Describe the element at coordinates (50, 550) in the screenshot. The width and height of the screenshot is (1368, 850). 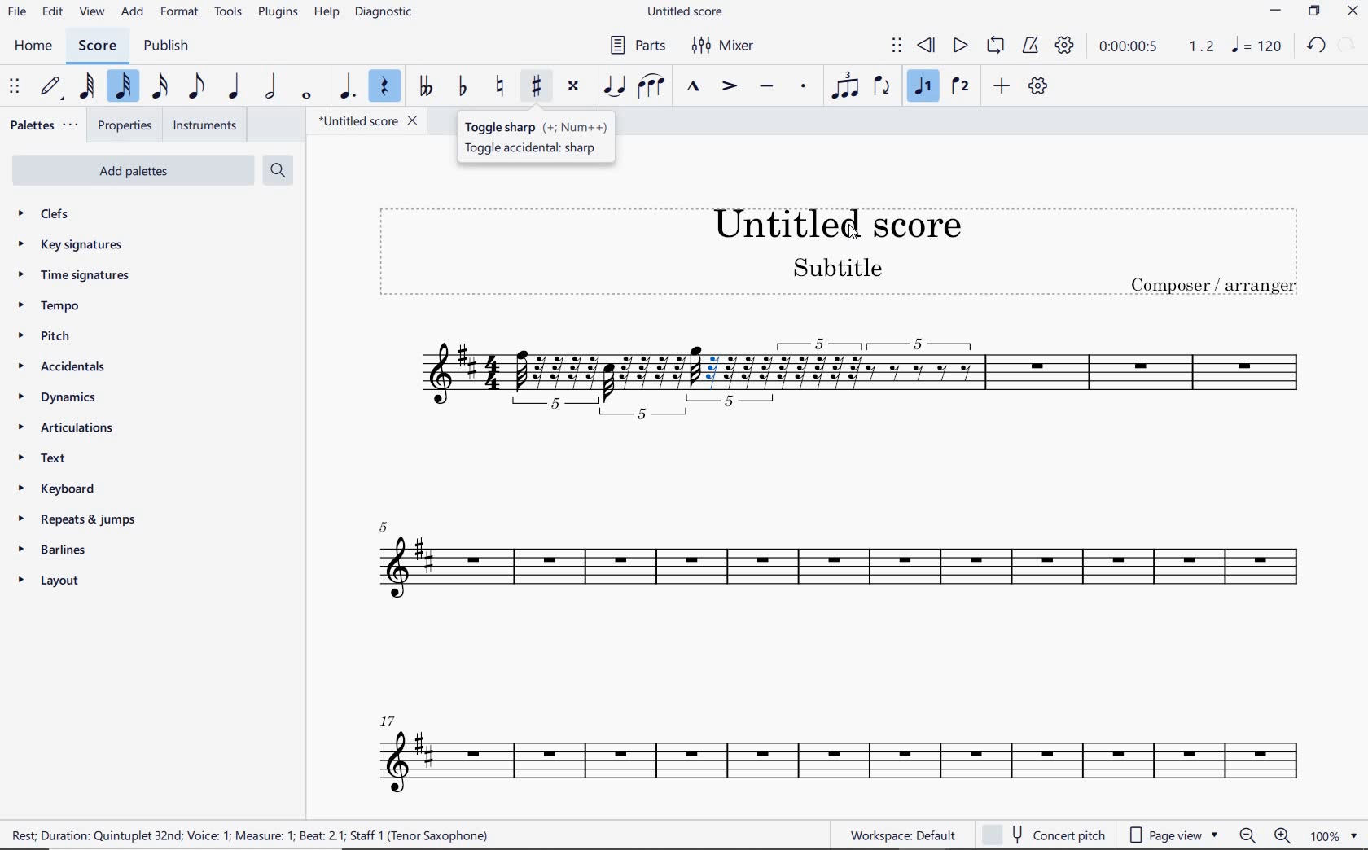
I see `BARLINES` at that location.